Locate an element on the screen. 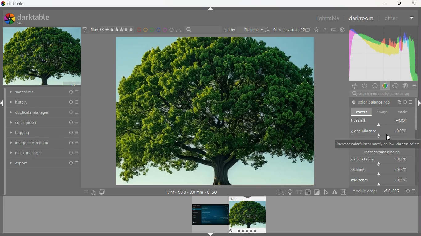 This screenshot has width=421, height=236. arrow is located at coordinates (3, 103).